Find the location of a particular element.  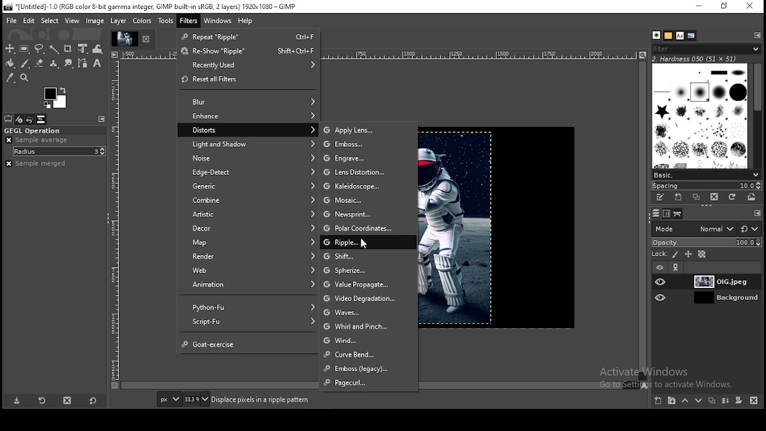

pagecurl is located at coordinates (370, 381).